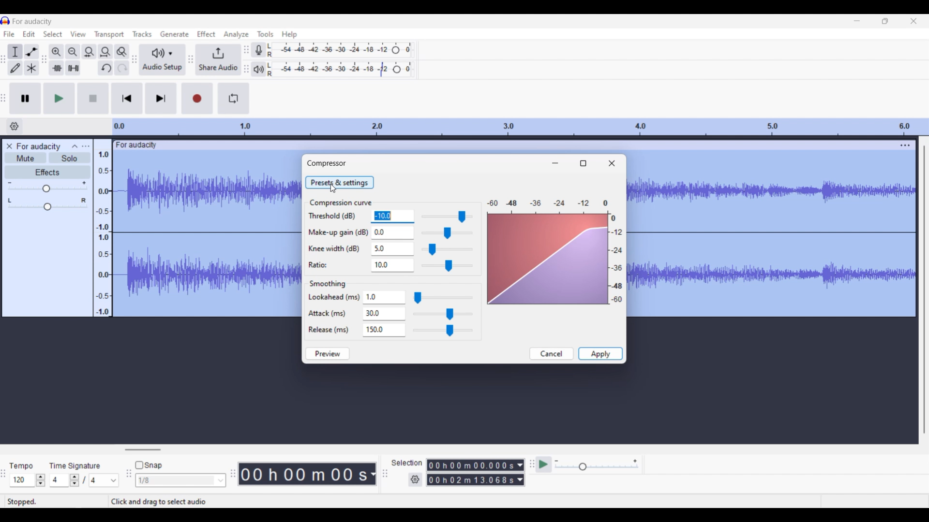 This screenshot has width=929, height=522. Describe the element at coordinates (236, 34) in the screenshot. I see `Analyze` at that location.